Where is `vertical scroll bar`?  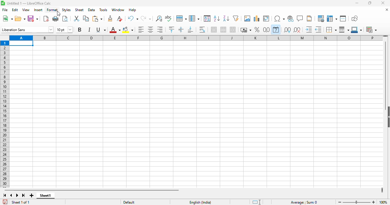 vertical scroll bar is located at coordinates (386, 76).